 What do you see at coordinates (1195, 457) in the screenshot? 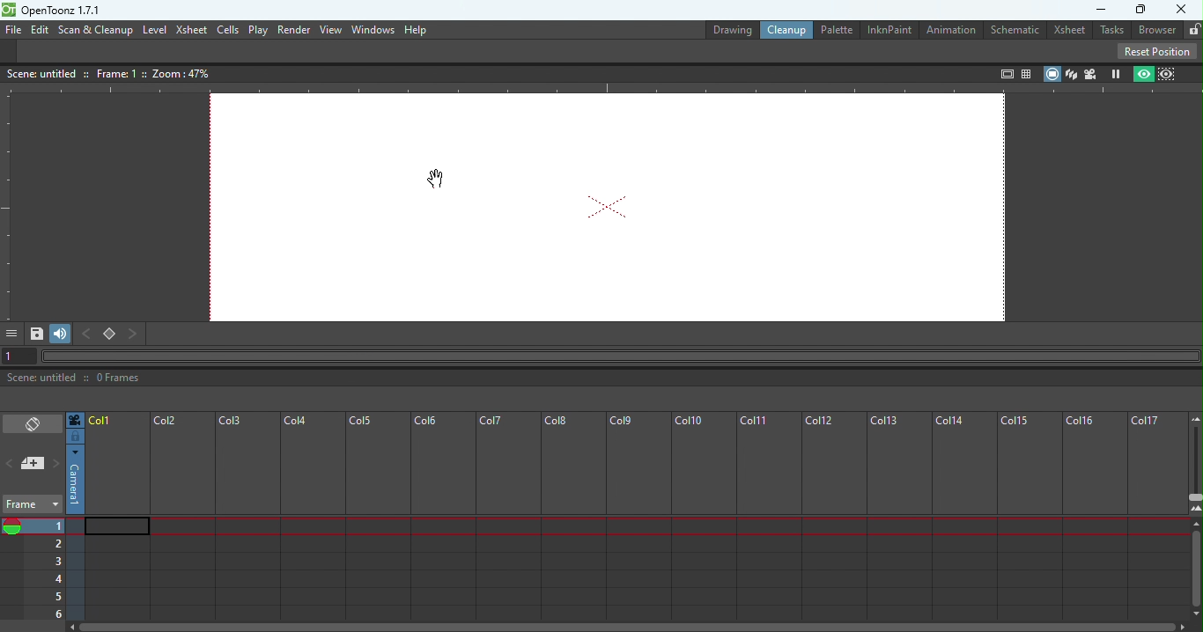
I see `Zoom in/out of Xsheet` at bounding box center [1195, 457].